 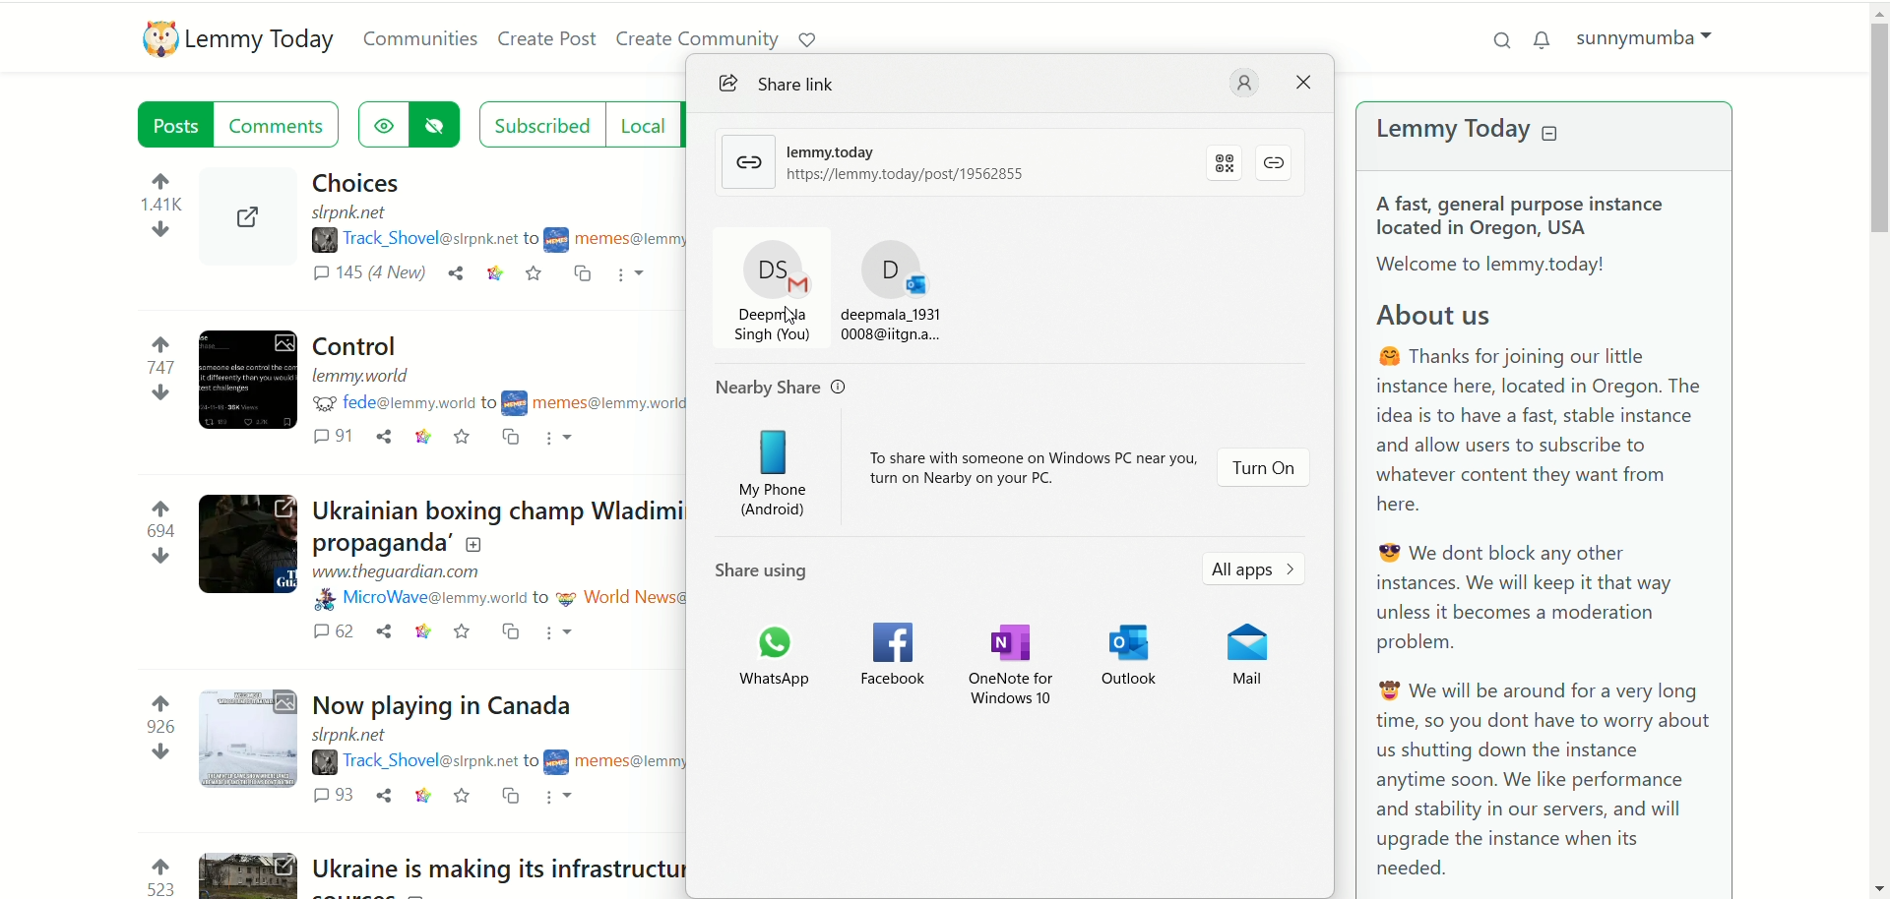 I want to click on show hidden posts, so click(x=380, y=125).